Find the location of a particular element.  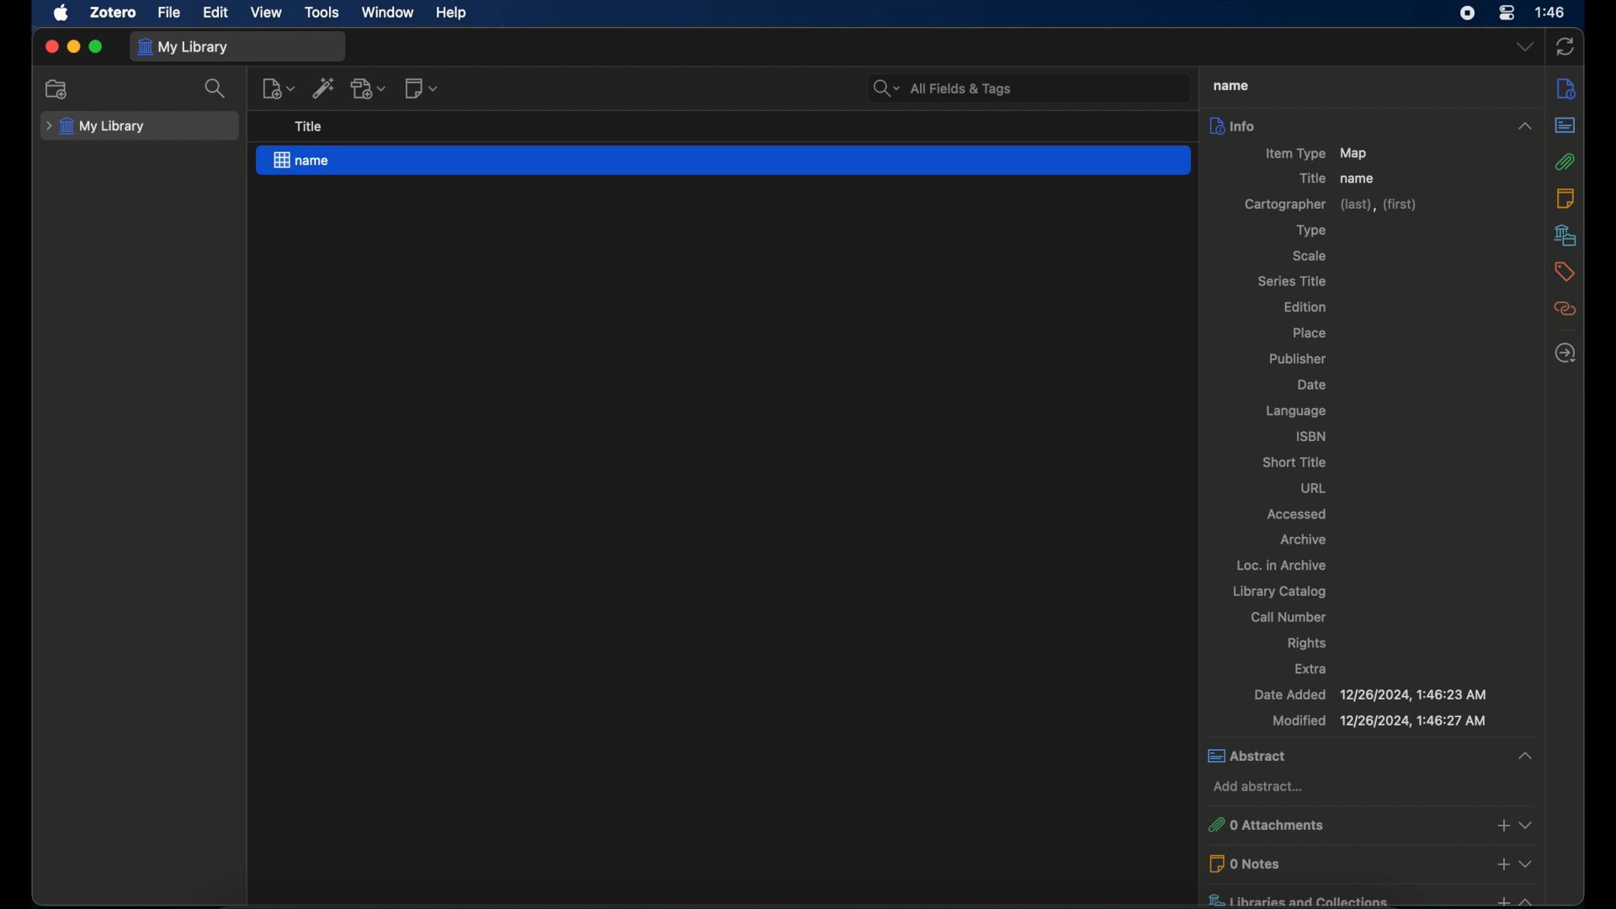

add item by identifier is located at coordinates (324, 88).